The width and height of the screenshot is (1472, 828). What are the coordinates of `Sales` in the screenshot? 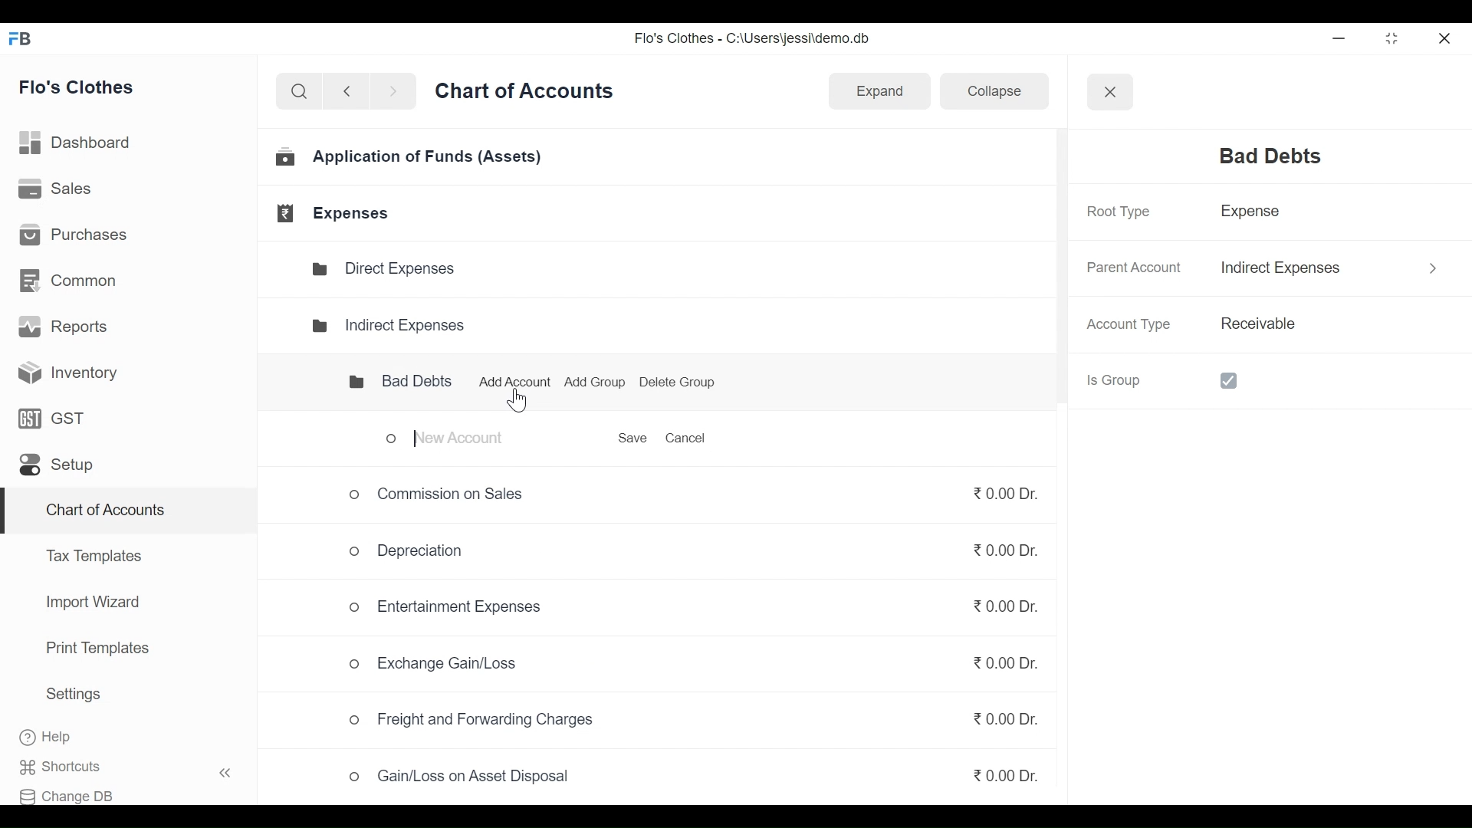 It's located at (57, 190).